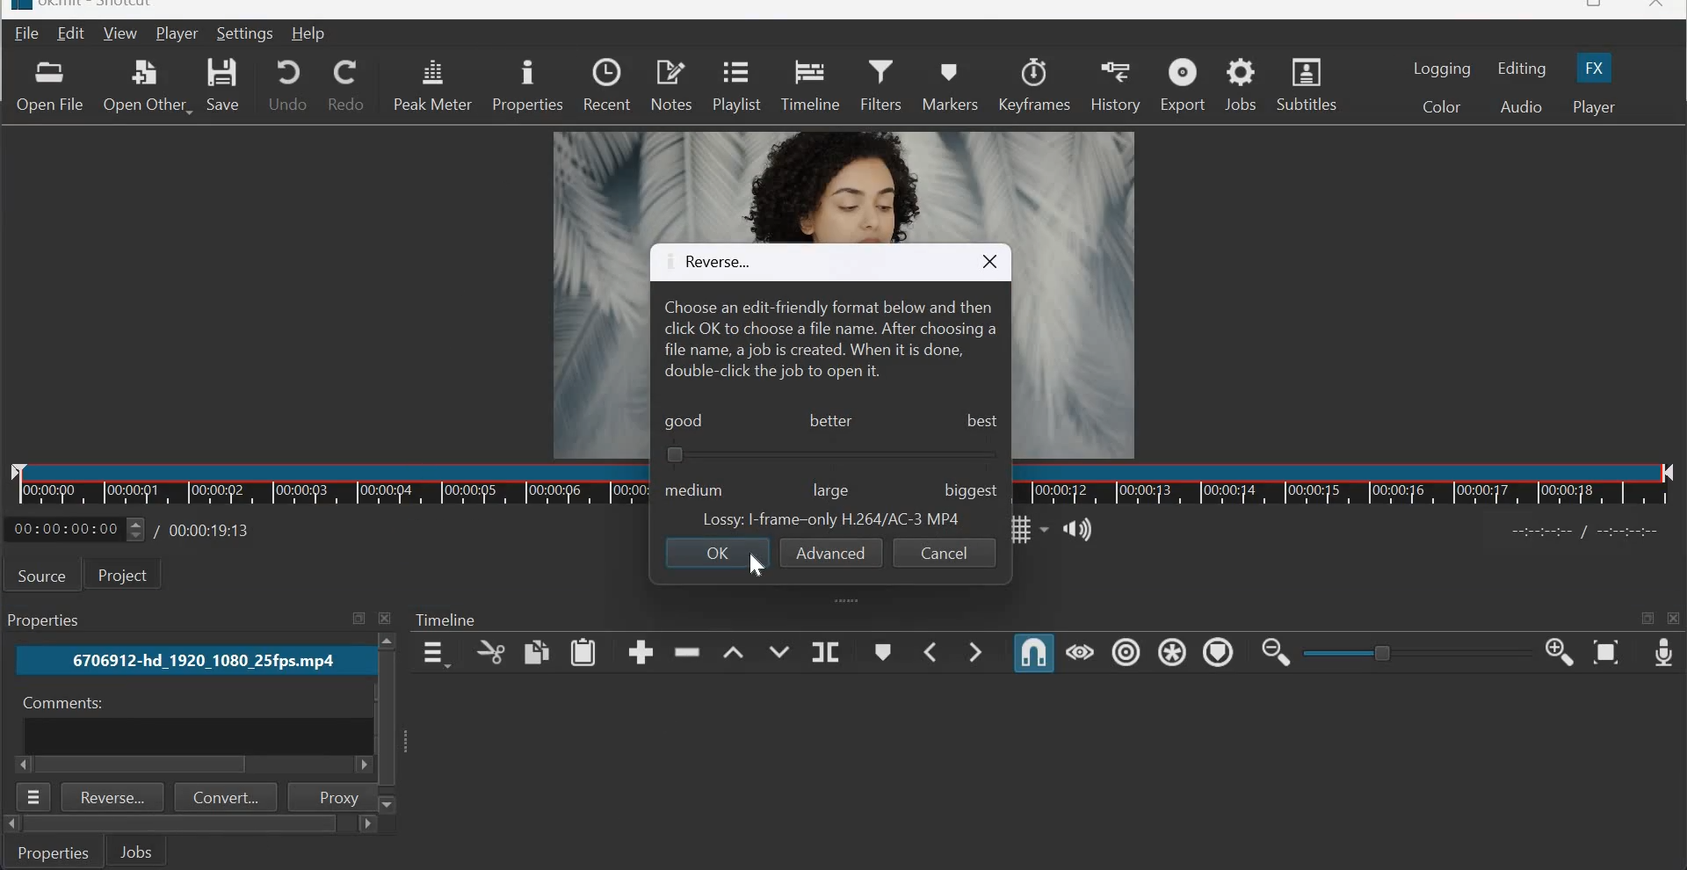 This screenshot has width=1687, height=870. What do you see at coordinates (526, 86) in the screenshot?
I see `properties` at bounding box center [526, 86].